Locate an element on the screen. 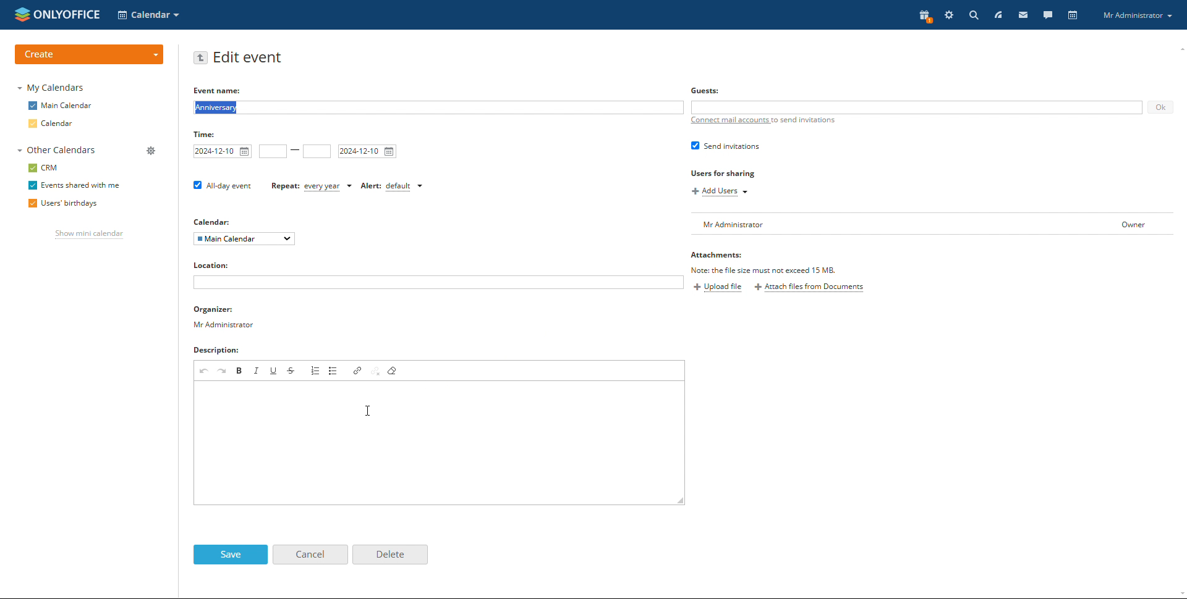  main calendar is located at coordinates (60, 106).